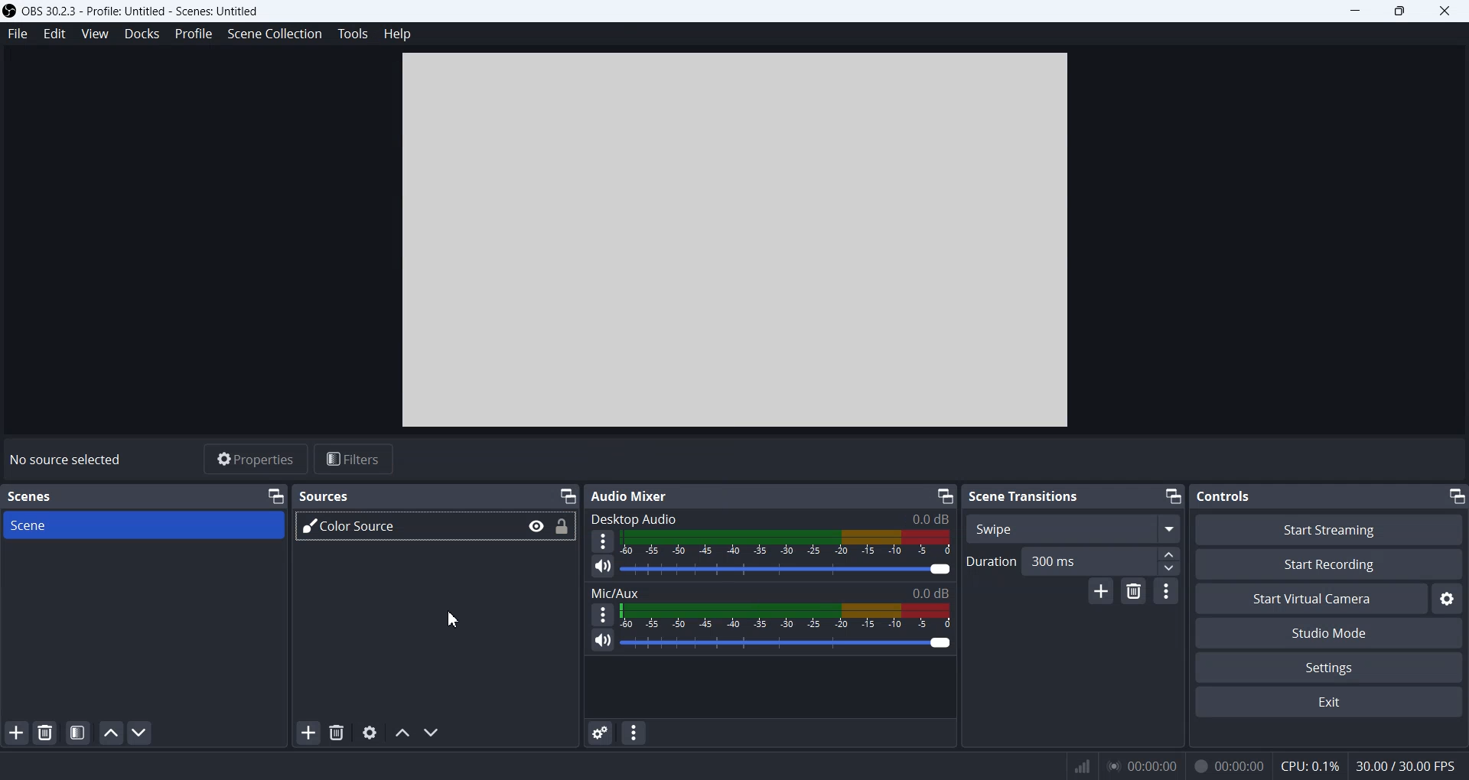  What do you see at coordinates (1311, 598) in the screenshot?
I see `Start Virtual Camera` at bounding box center [1311, 598].